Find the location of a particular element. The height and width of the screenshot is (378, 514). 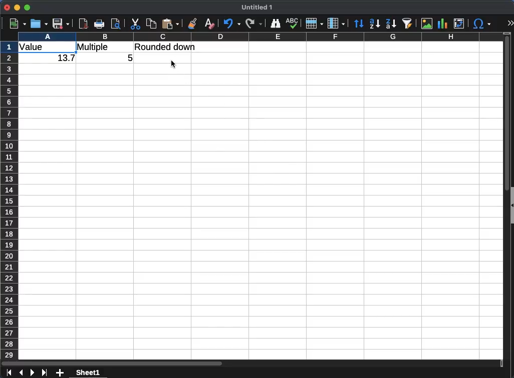

first sheet is located at coordinates (10, 373).